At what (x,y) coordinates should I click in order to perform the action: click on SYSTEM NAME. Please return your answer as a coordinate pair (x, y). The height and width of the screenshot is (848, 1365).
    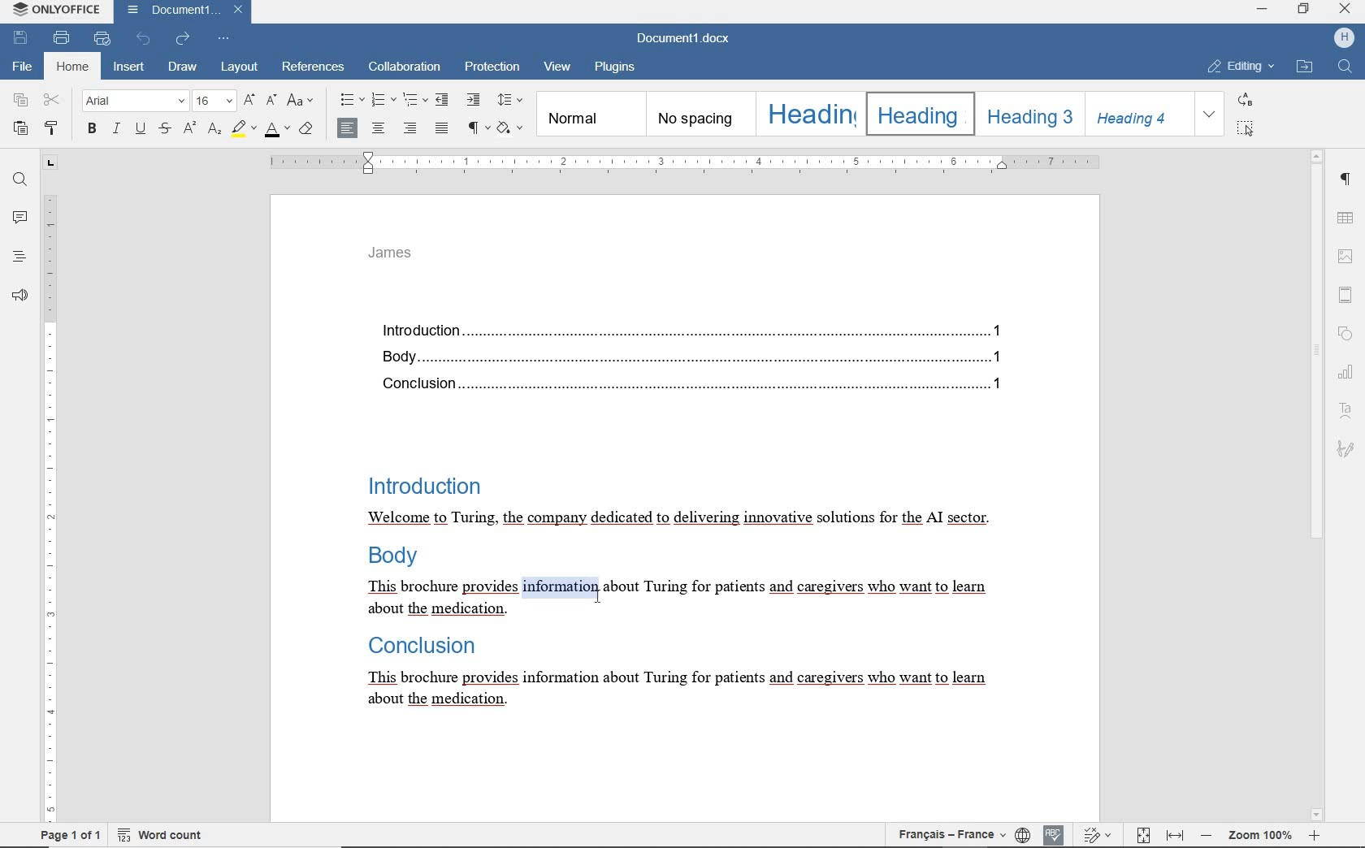
    Looking at the image, I should click on (54, 10).